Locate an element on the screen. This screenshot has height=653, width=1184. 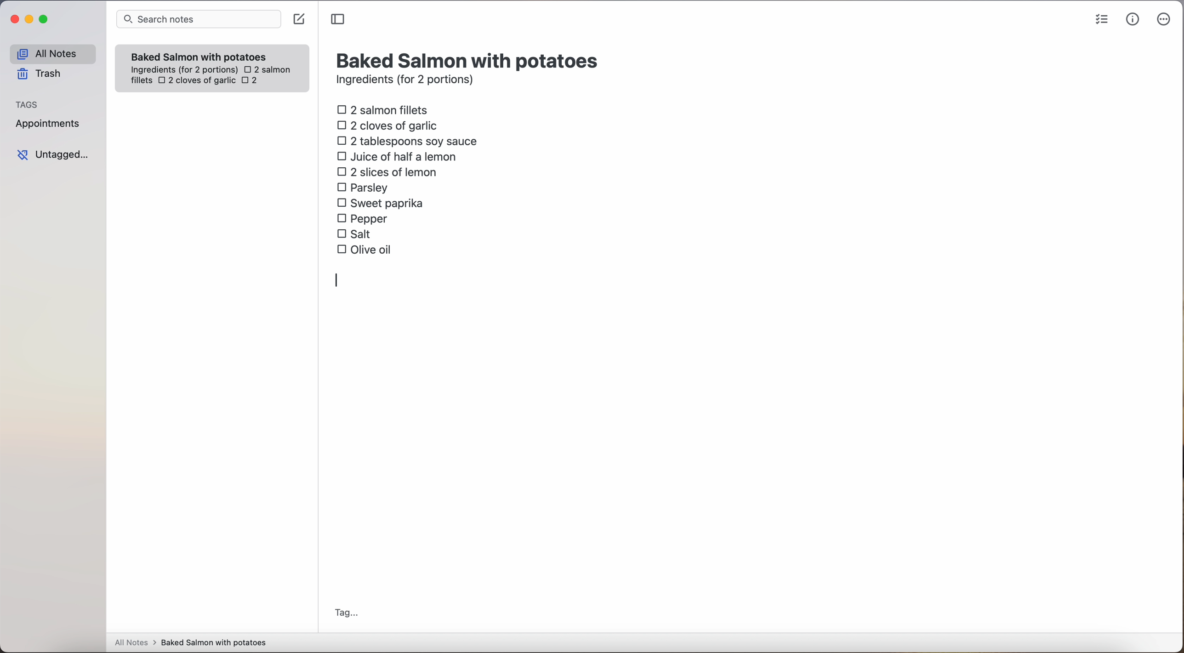
more options is located at coordinates (1166, 20).